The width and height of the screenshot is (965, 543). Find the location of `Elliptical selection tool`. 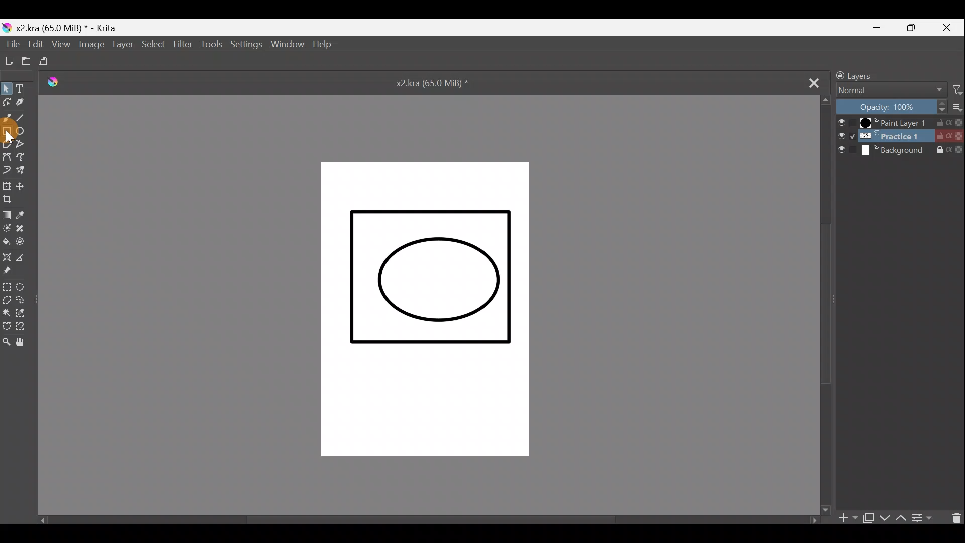

Elliptical selection tool is located at coordinates (26, 288).